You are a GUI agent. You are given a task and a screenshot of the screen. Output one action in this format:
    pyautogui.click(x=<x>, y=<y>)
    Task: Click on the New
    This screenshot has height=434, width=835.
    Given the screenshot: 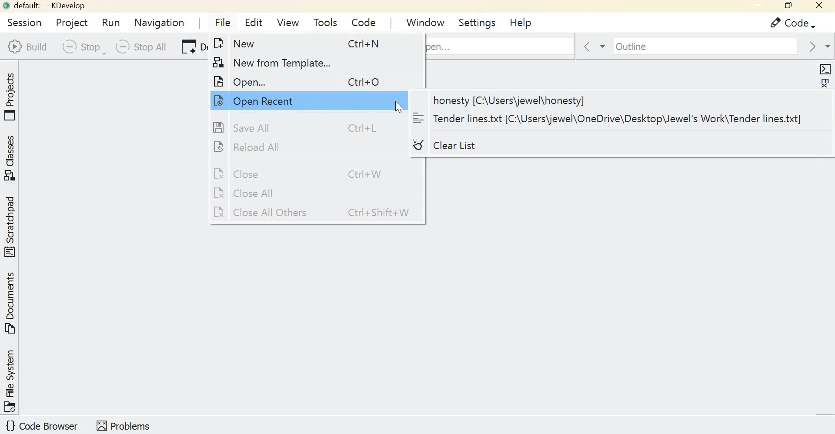 What is the action you would take?
    pyautogui.click(x=310, y=44)
    